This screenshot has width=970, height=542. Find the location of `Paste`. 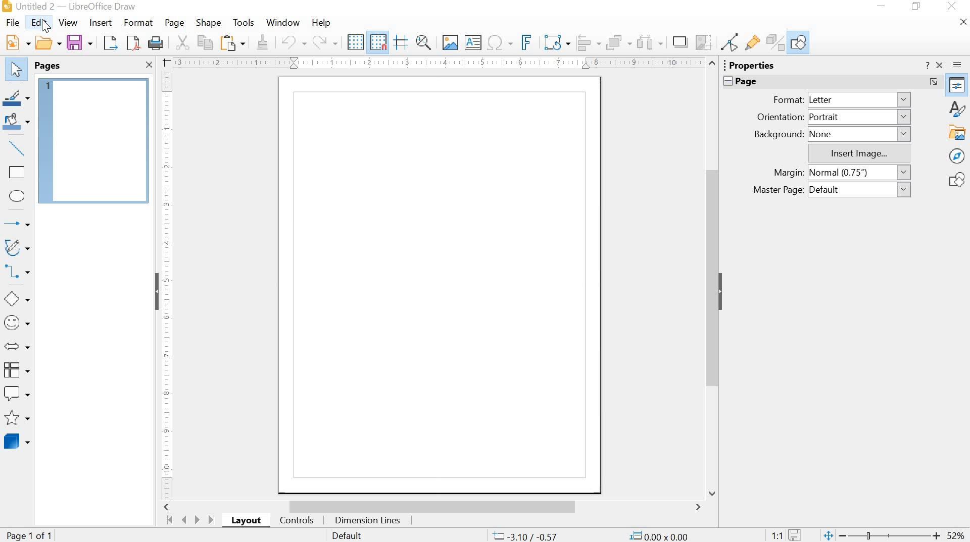

Paste is located at coordinates (233, 42).